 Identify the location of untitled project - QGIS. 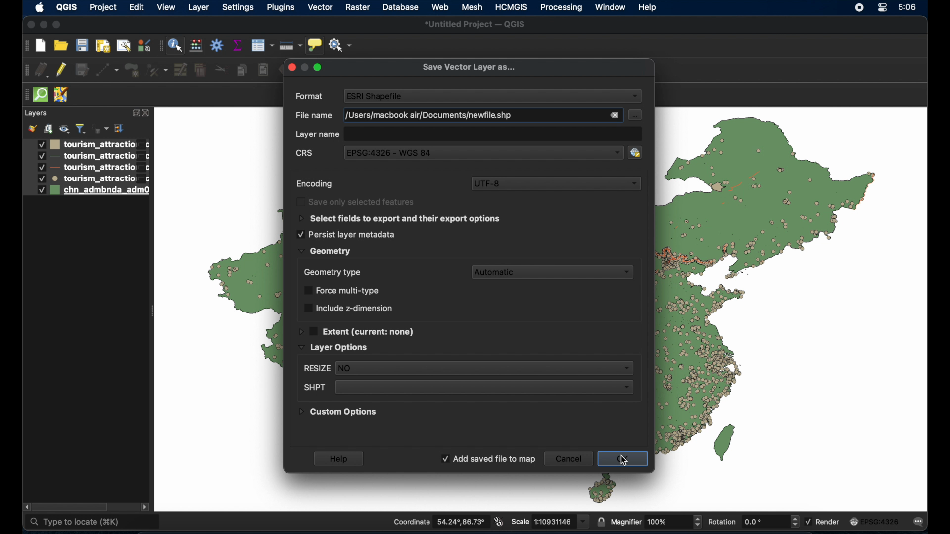
(475, 24).